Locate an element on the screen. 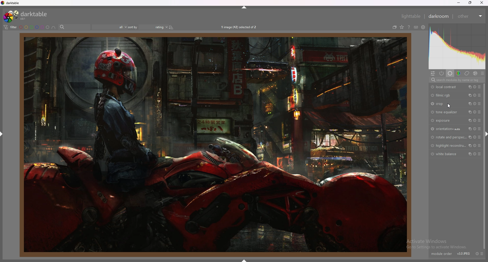 The image size is (488, 262). filmic rgb is located at coordinates (445, 95).